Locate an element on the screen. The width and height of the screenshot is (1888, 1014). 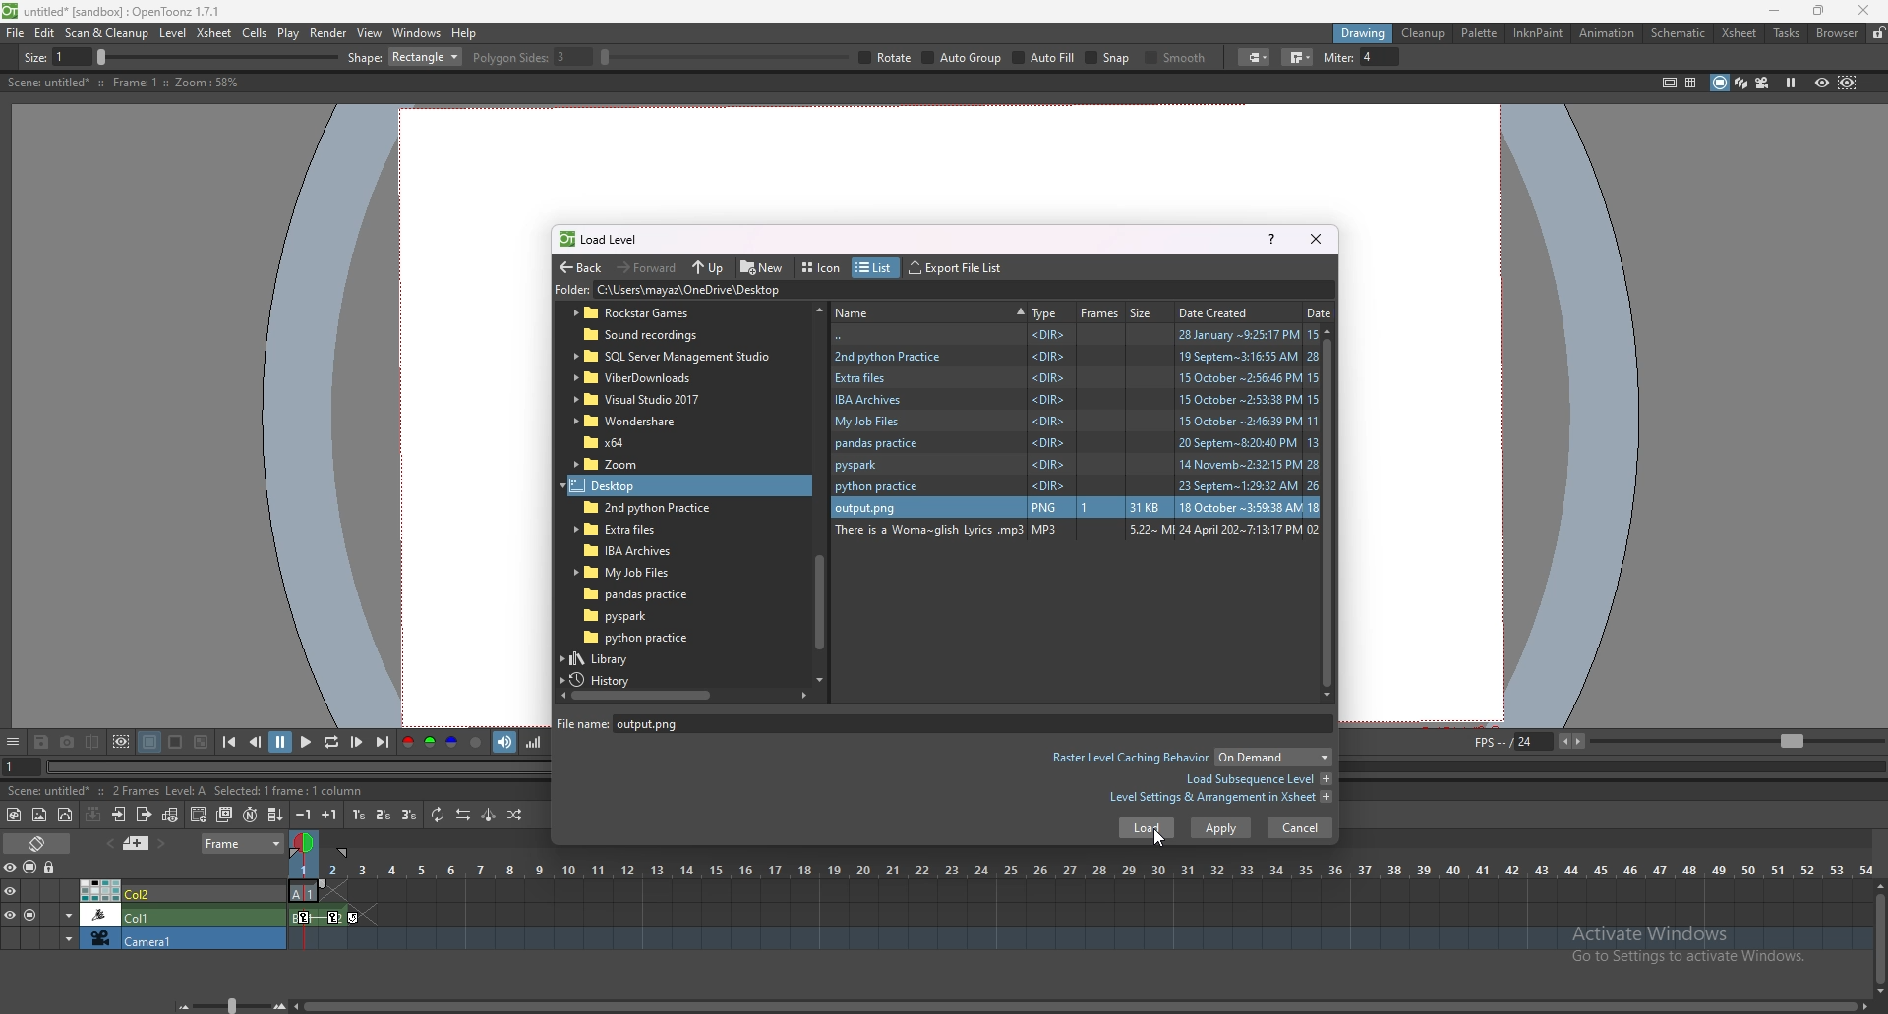
last frame is located at coordinates (381, 742).